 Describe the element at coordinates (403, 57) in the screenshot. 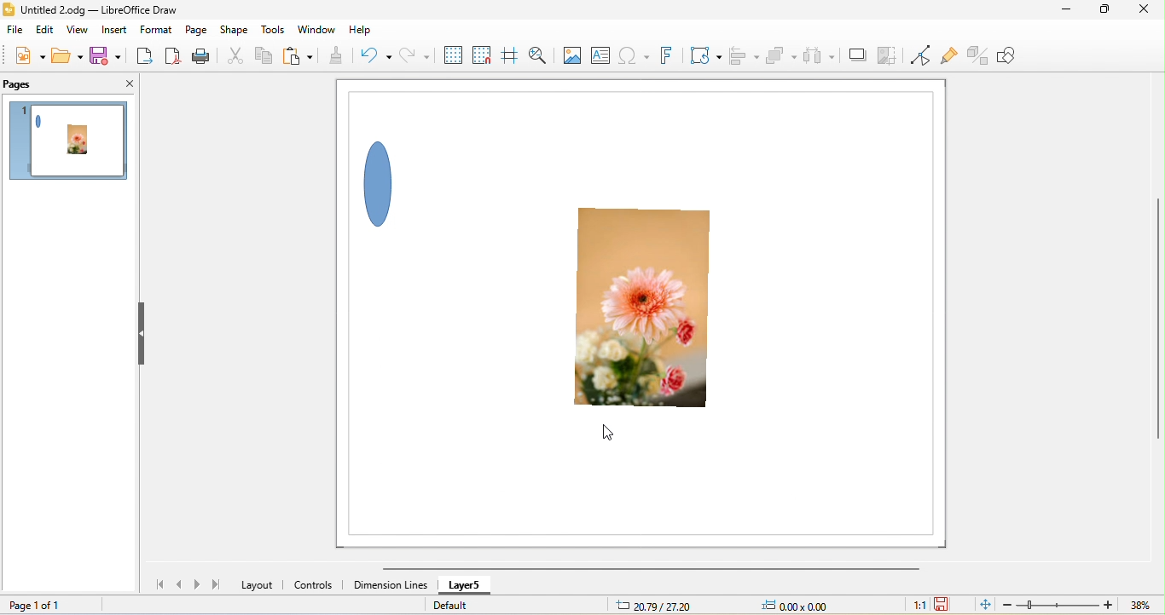

I see `redo` at that location.